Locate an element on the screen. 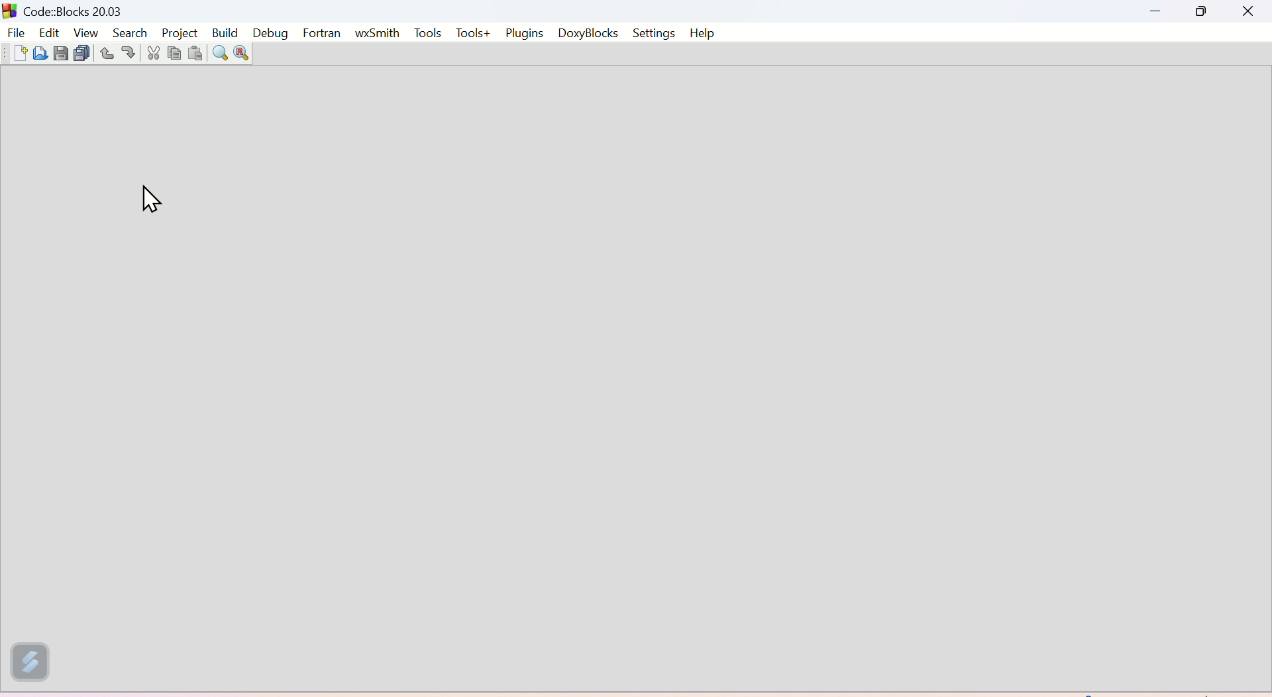  Replace is located at coordinates (241, 53).